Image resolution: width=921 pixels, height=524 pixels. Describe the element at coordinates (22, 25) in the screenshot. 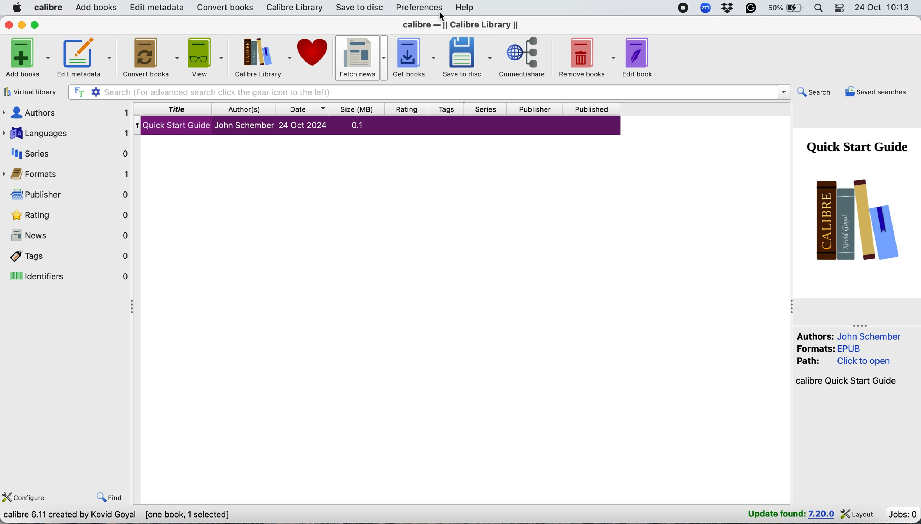

I see `minimise` at that location.